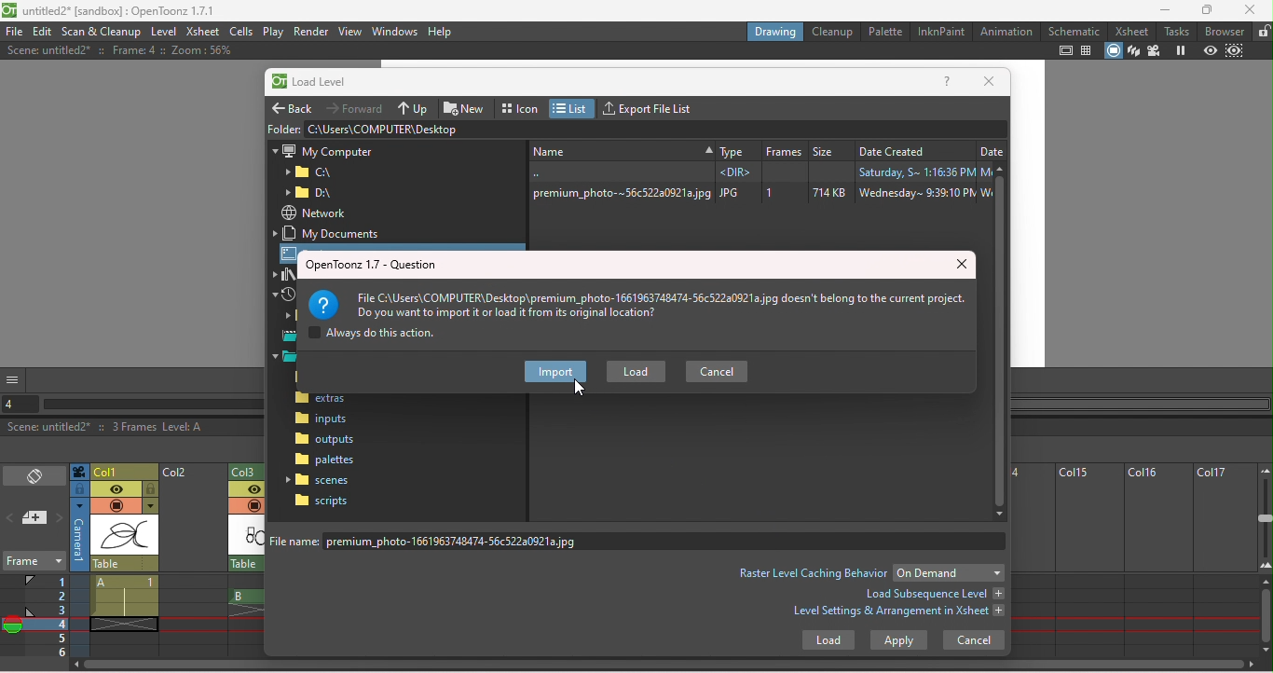 This screenshot has height=673, width=1273. Describe the element at coordinates (193, 561) in the screenshot. I see `column 2` at that location.